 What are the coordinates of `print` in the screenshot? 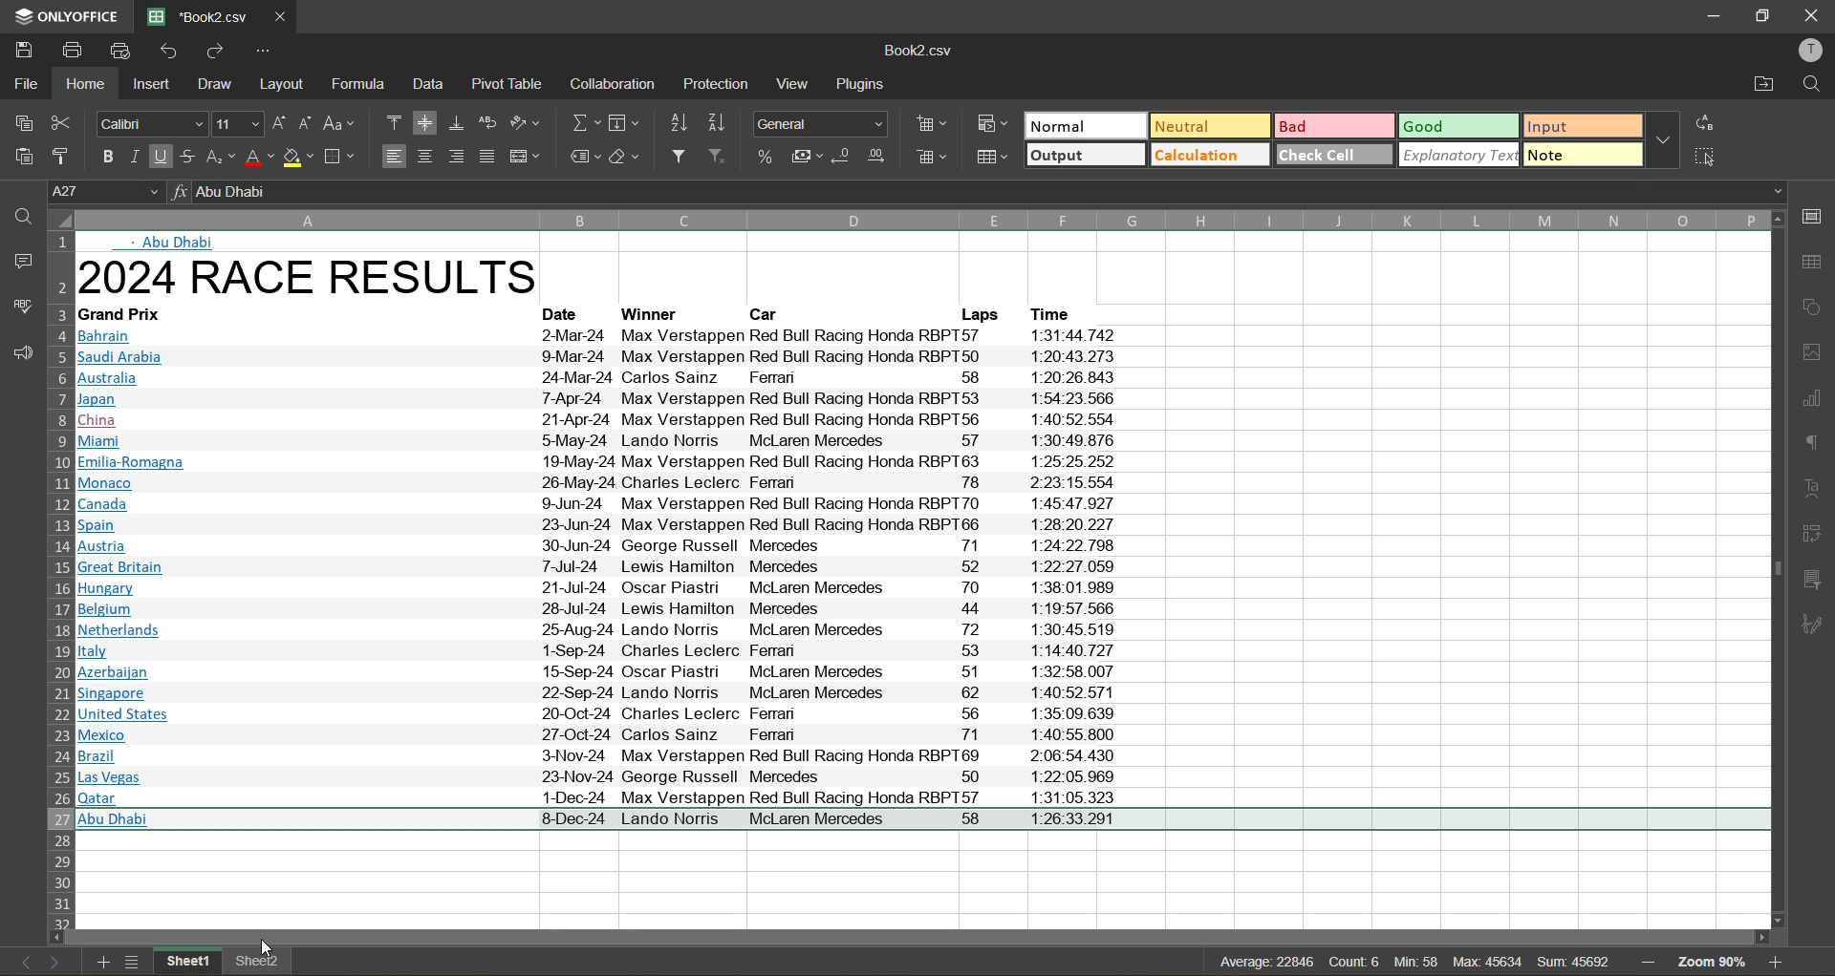 It's located at (72, 49).